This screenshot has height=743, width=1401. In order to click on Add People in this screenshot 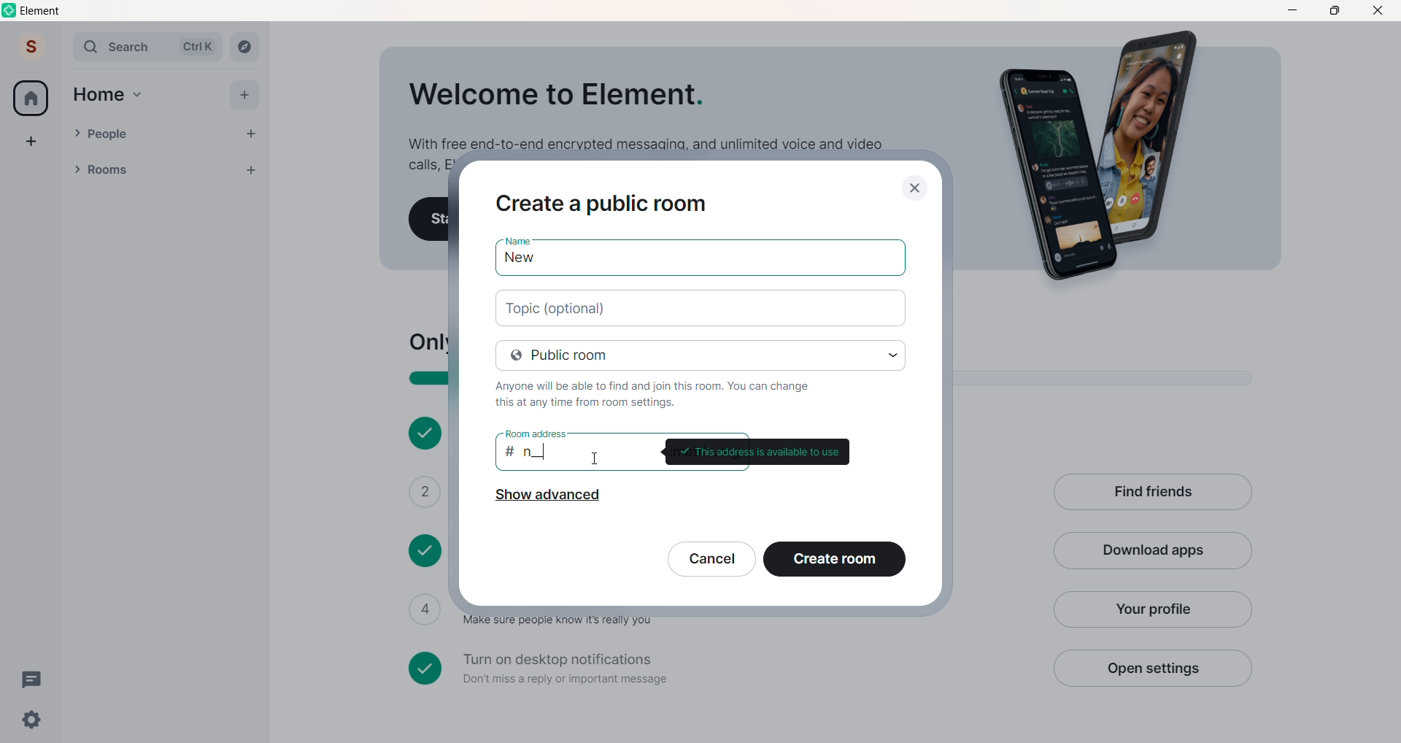, I will do `click(251, 134)`.